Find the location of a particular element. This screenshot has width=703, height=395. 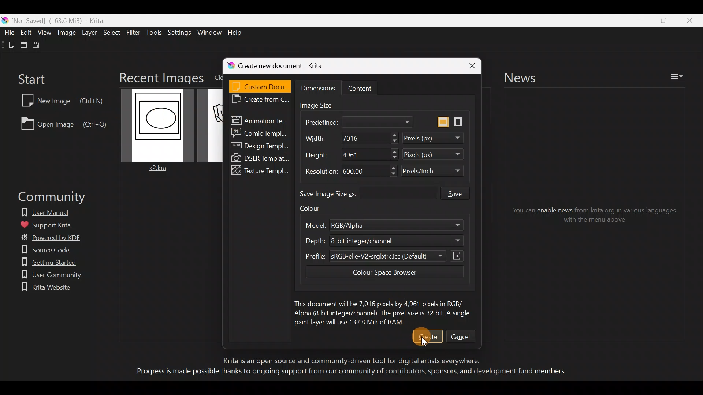

File is located at coordinates (7, 31).